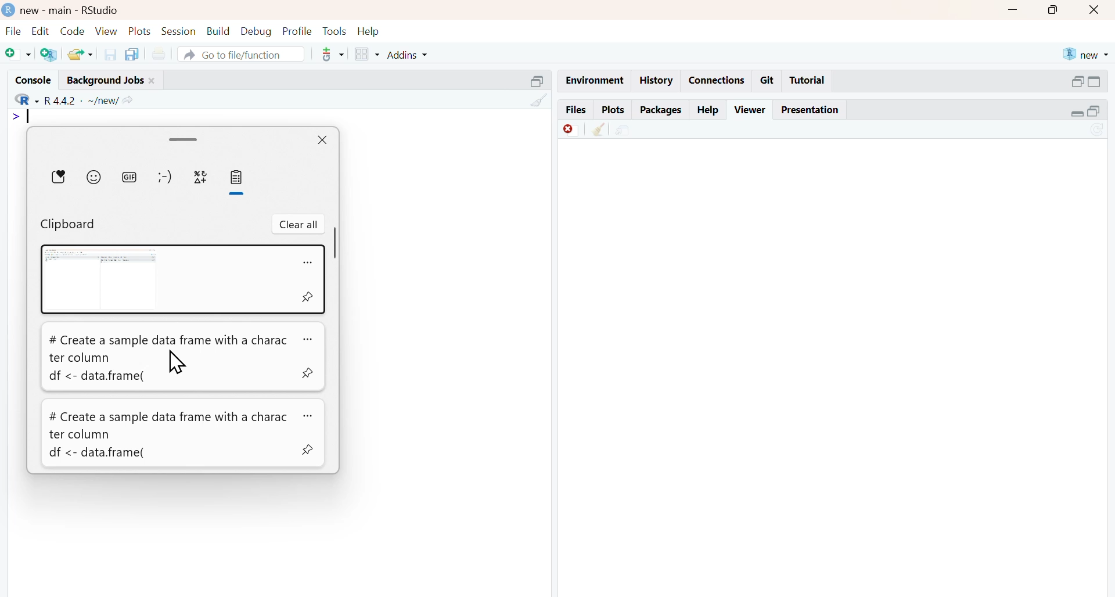 The image size is (1115, 597). I want to click on connections, so click(718, 80).